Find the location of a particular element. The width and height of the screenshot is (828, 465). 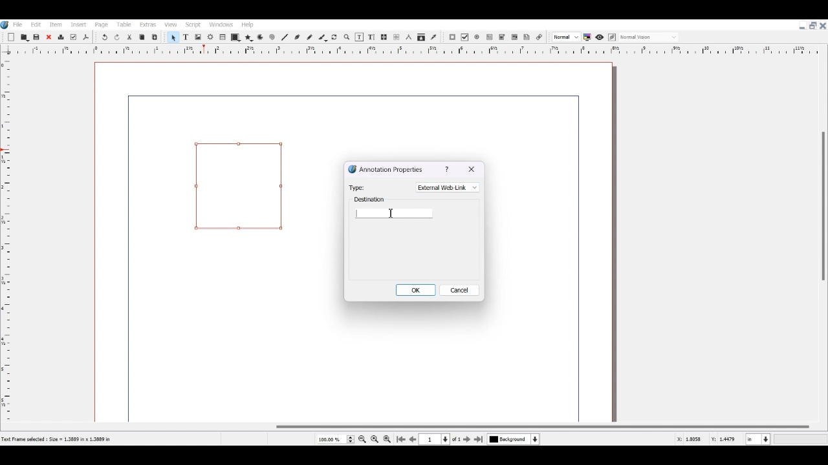

Select current Layer is located at coordinates (515, 440).